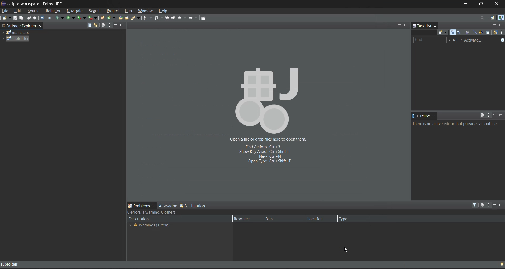 Image resolution: width=505 pixels, height=269 pixels. I want to click on minimize, so click(399, 24).